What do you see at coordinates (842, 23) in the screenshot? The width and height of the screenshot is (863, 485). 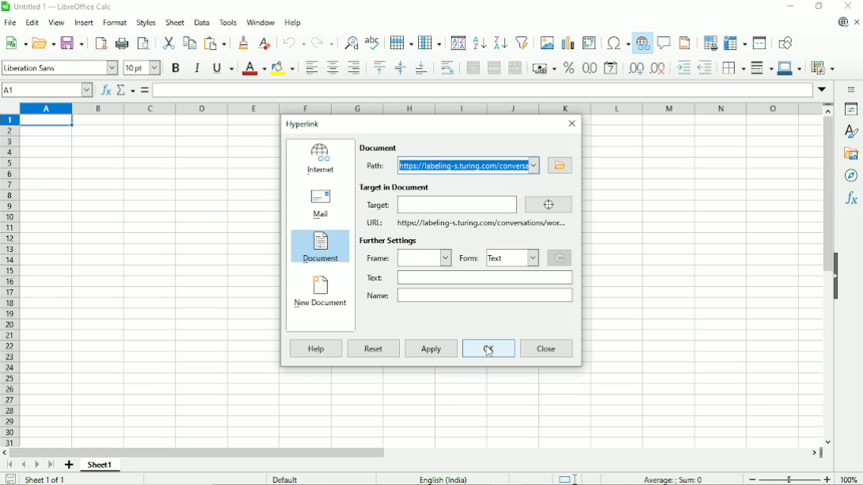 I see `Update available` at bounding box center [842, 23].